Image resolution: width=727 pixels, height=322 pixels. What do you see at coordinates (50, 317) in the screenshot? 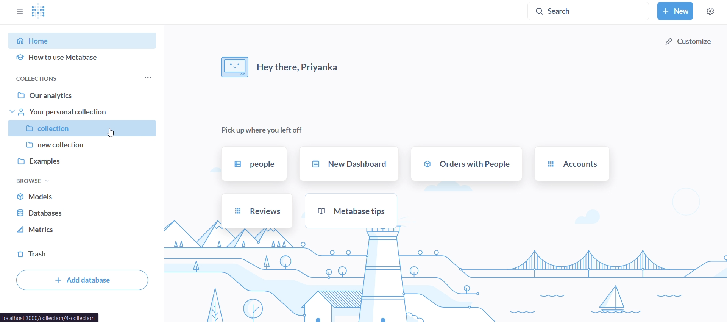
I see `url` at bounding box center [50, 317].